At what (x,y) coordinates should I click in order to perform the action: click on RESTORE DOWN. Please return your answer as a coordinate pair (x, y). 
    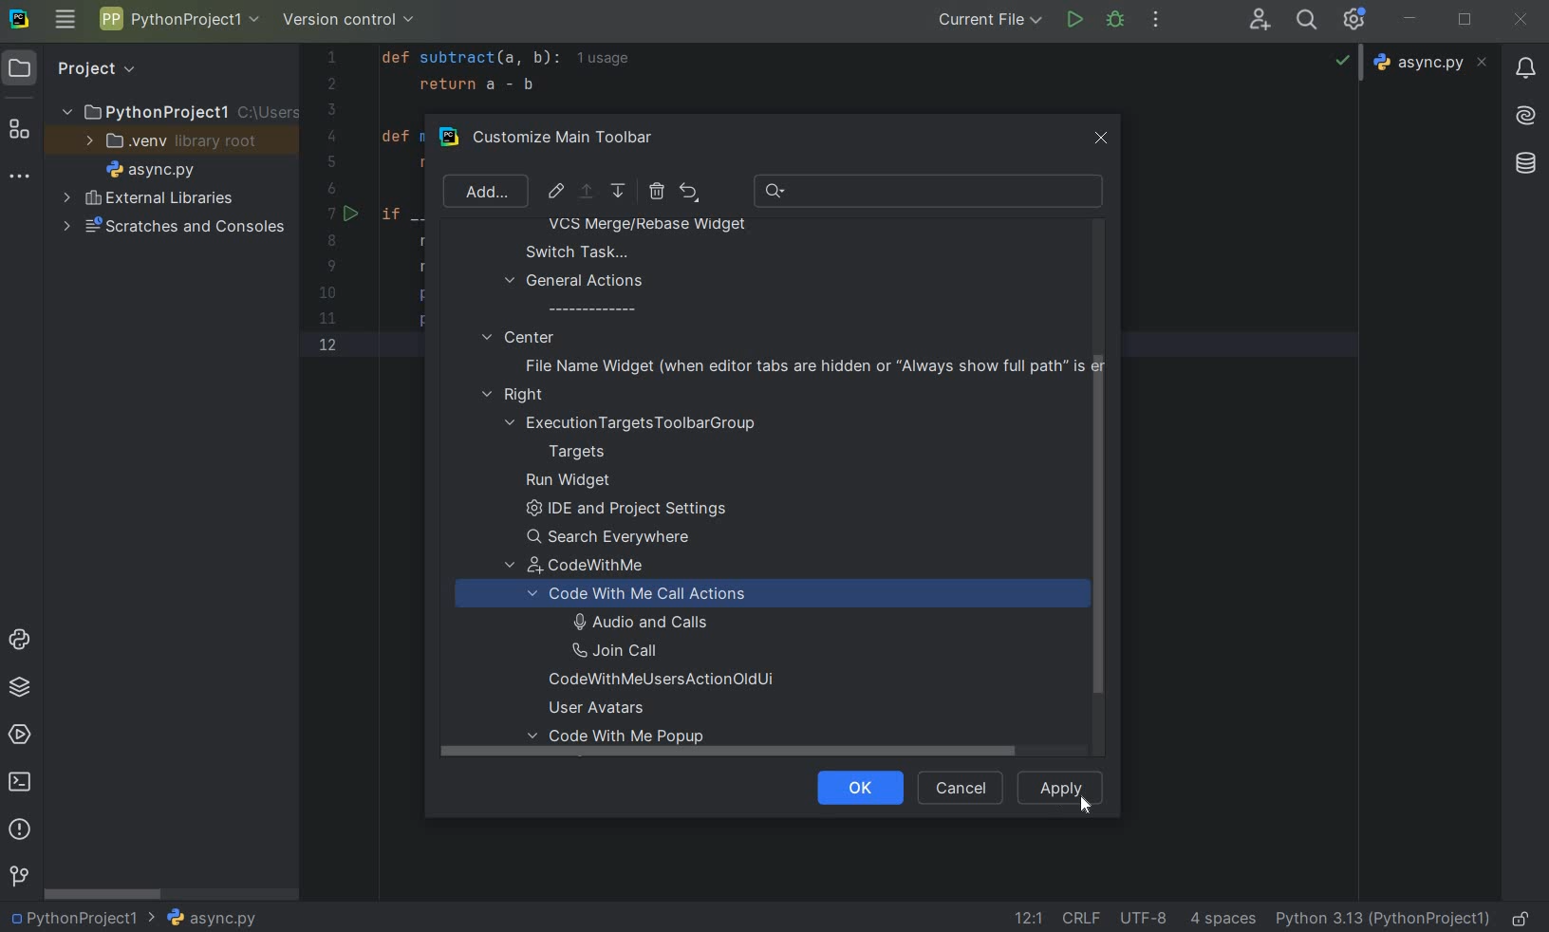
    Looking at the image, I should click on (1465, 17).